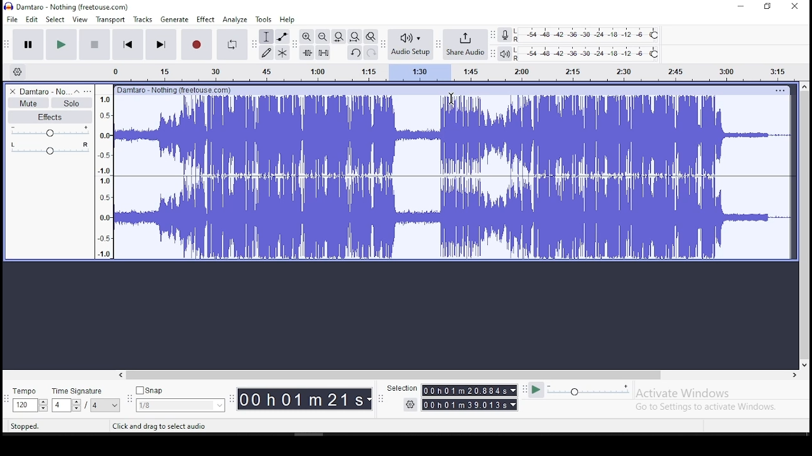 The width and height of the screenshot is (812, 456). What do you see at coordinates (56, 19) in the screenshot?
I see `select` at bounding box center [56, 19].